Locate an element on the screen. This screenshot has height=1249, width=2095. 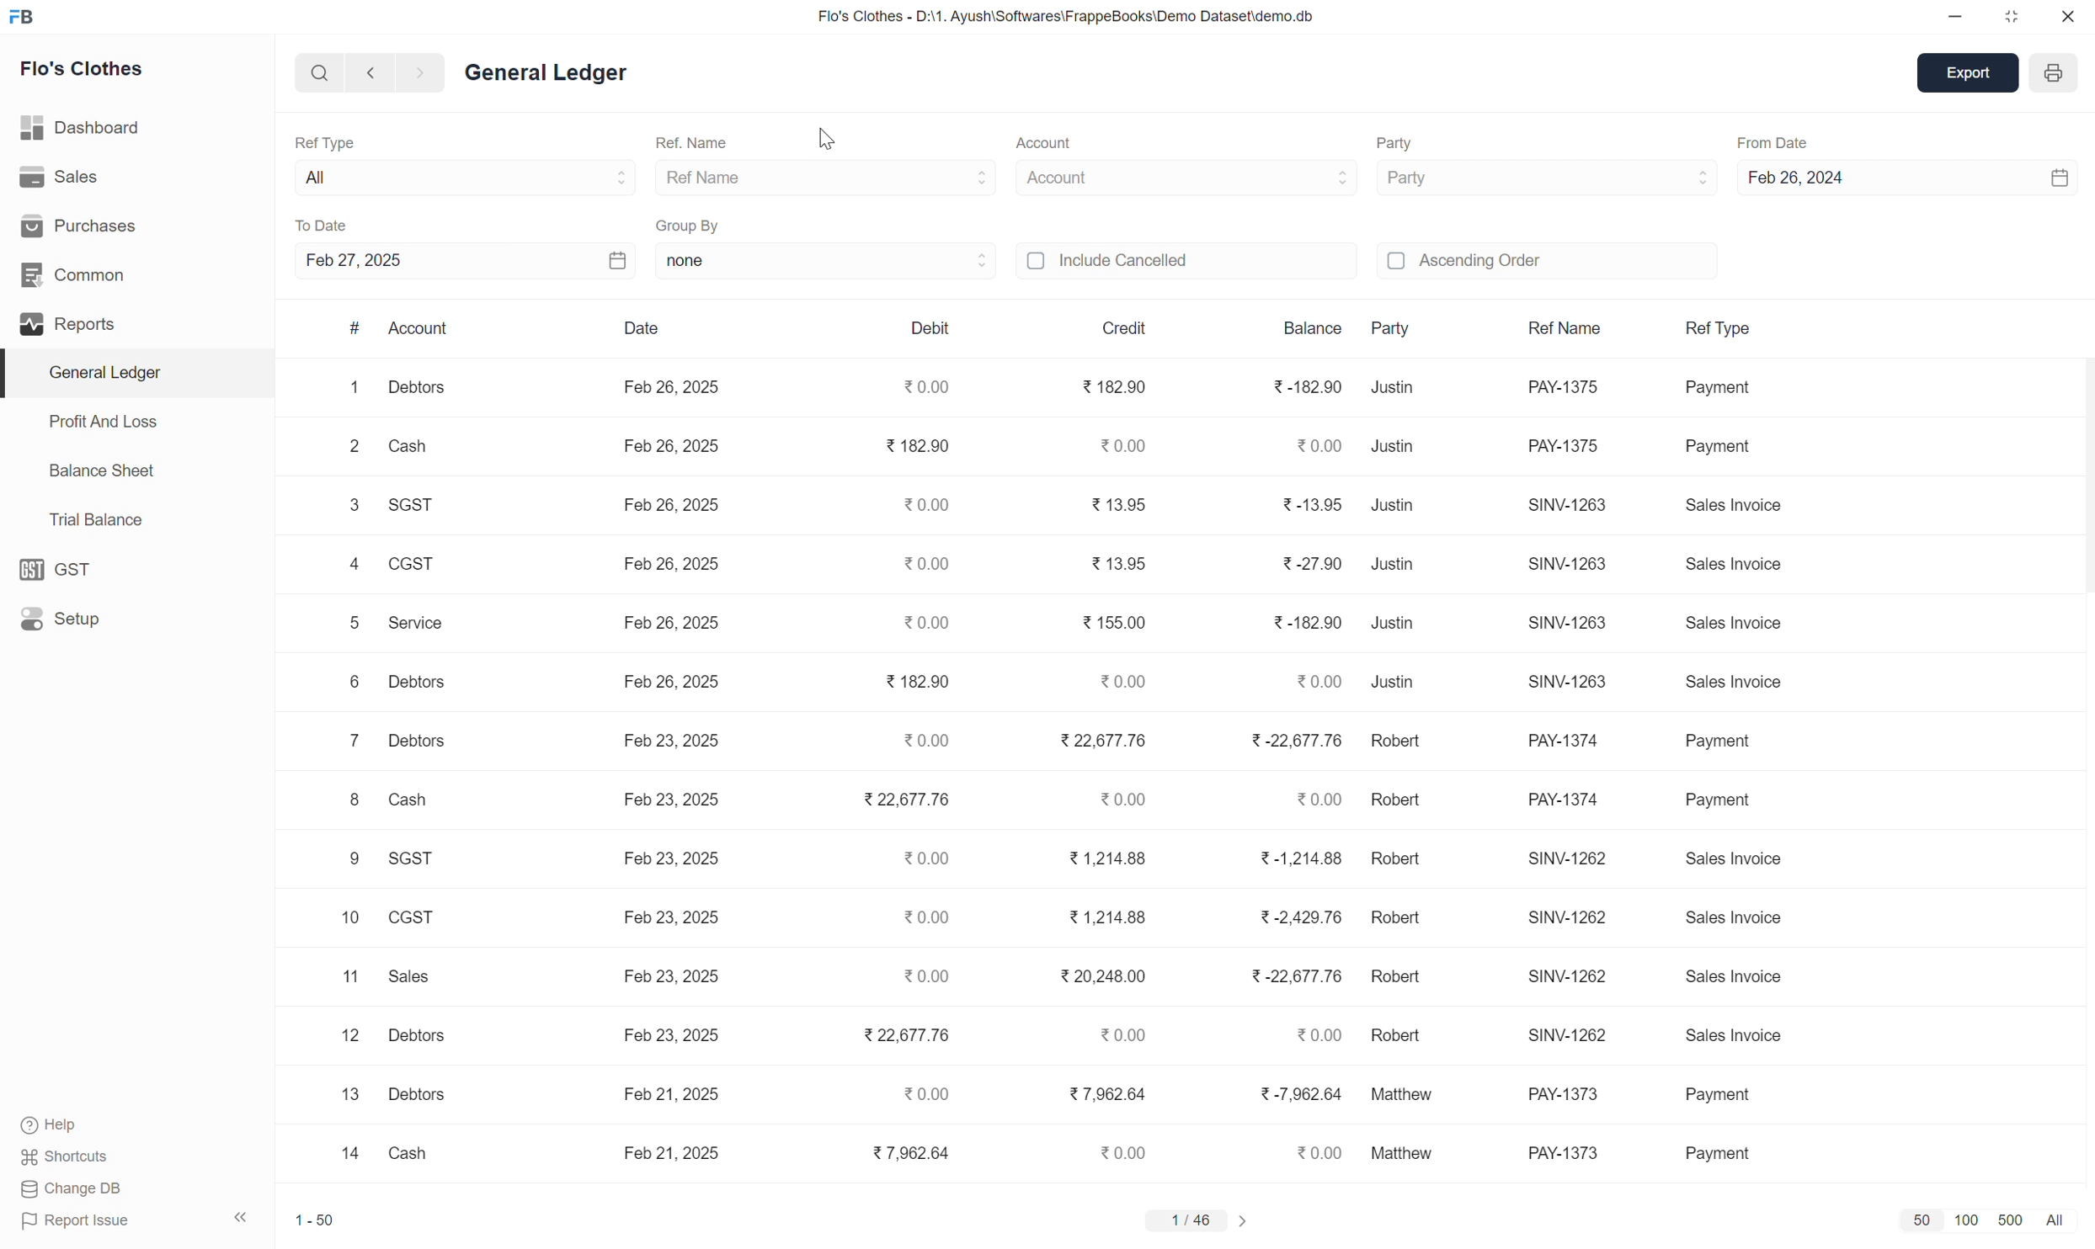
50 is located at coordinates (1921, 1220).